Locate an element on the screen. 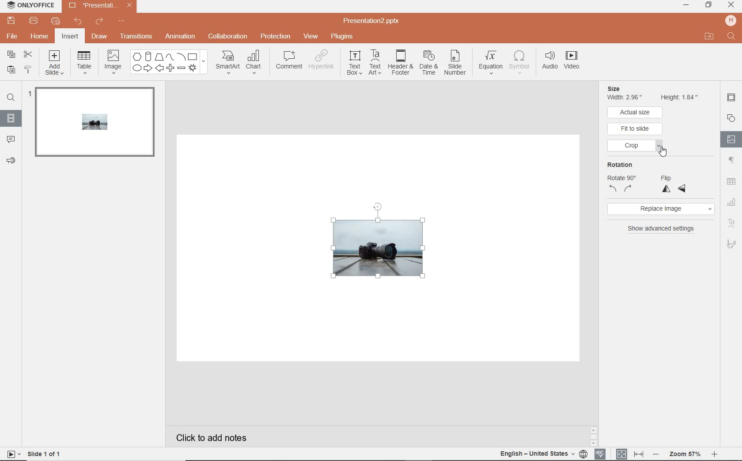 This screenshot has width=742, height=461. paste is located at coordinates (10, 69).